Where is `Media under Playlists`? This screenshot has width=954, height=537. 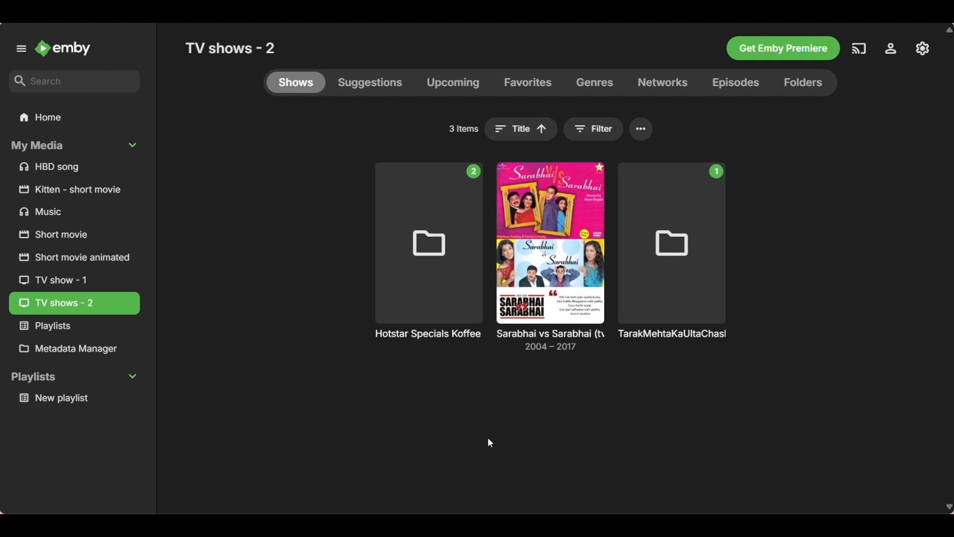 Media under Playlists is located at coordinates (73, 399).